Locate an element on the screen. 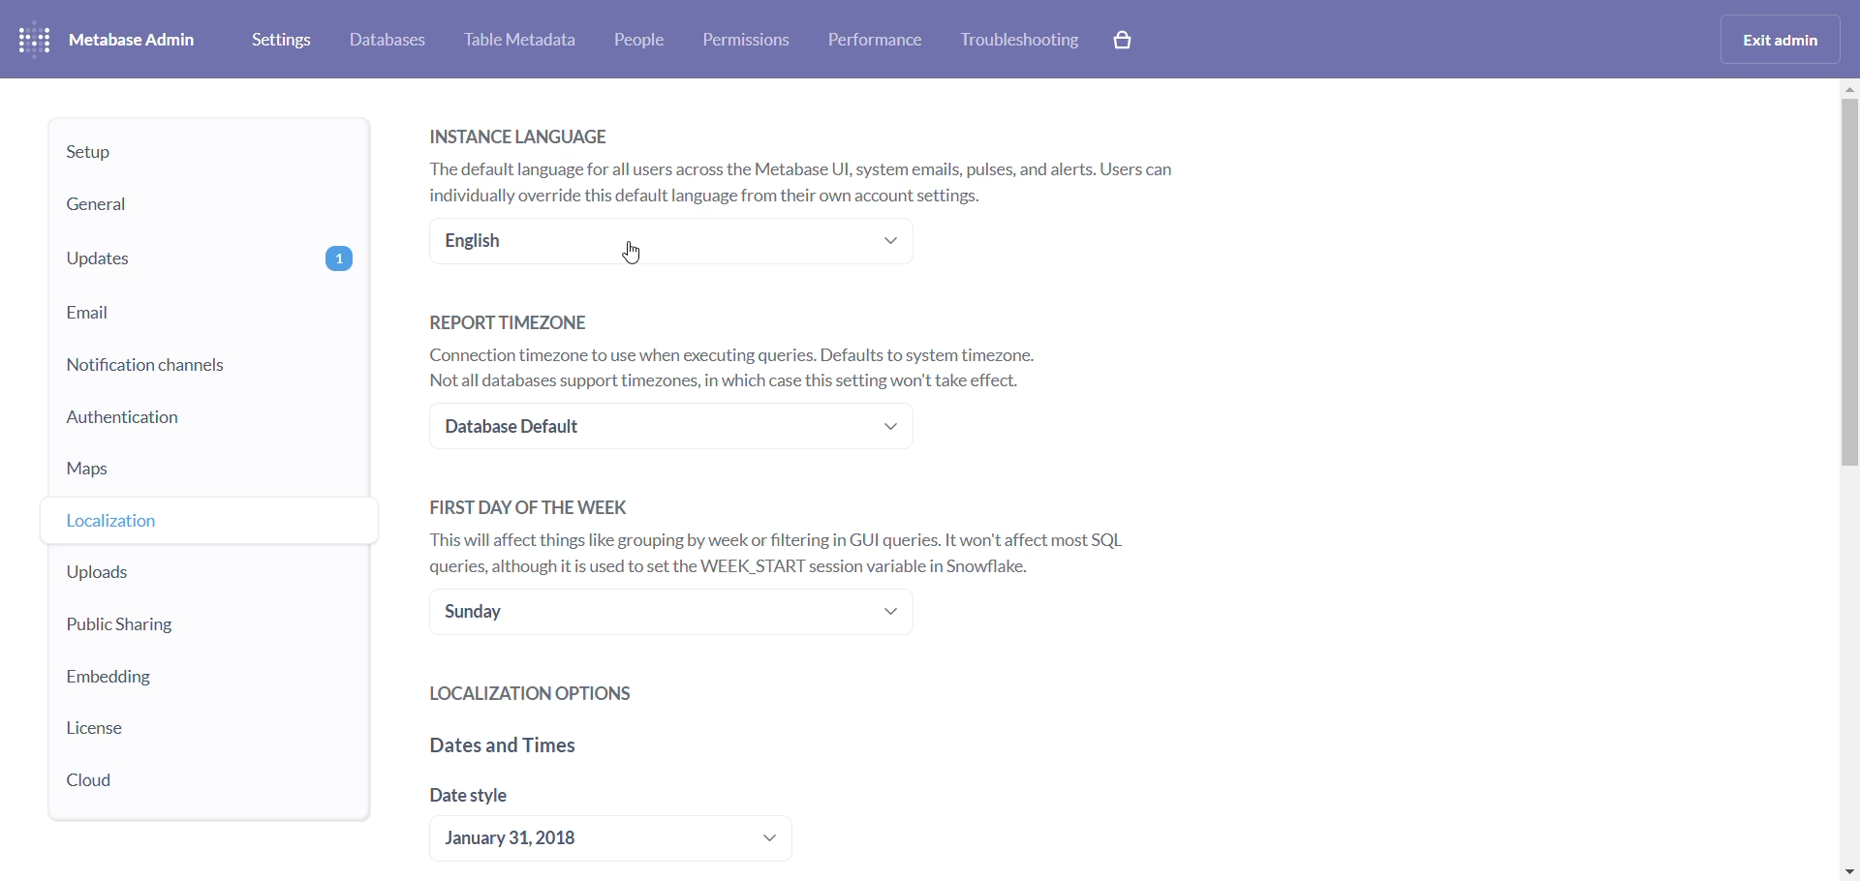  INSTANCE LANGUAGE
The default language for all users across the Metabase UI, system emails, pulses, and alerts. Users can
individually override this default language from their own account settings. is located at coordinates (816, 164).